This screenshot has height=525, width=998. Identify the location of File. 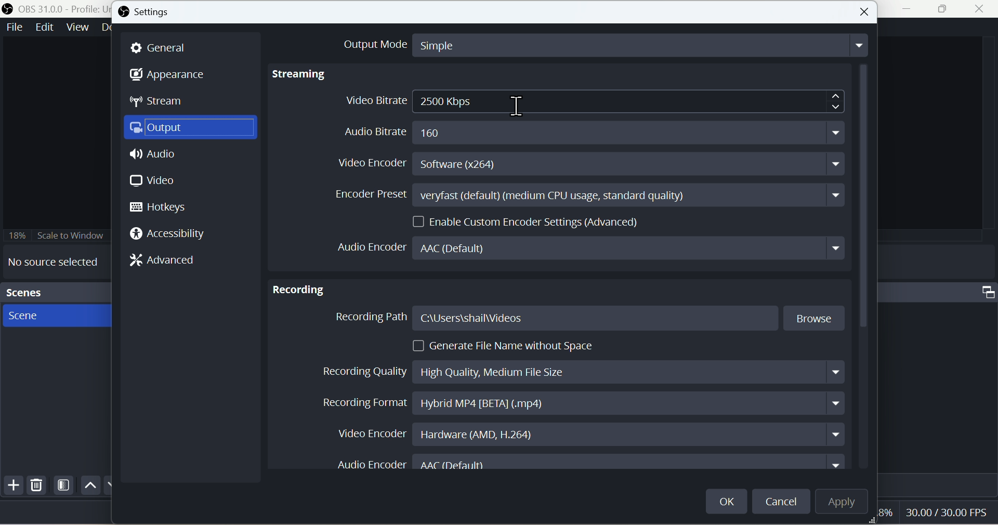
(14, 28).